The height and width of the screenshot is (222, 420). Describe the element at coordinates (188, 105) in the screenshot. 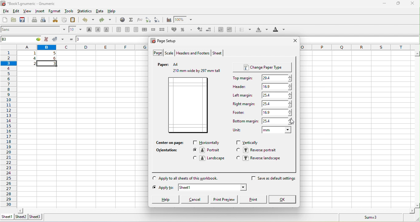

I see `current page preview` at that location.